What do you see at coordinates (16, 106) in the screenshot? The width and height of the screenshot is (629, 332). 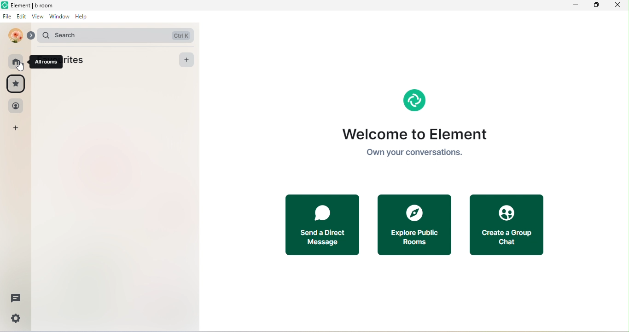 I see `people` at bounding box center [16, 106].